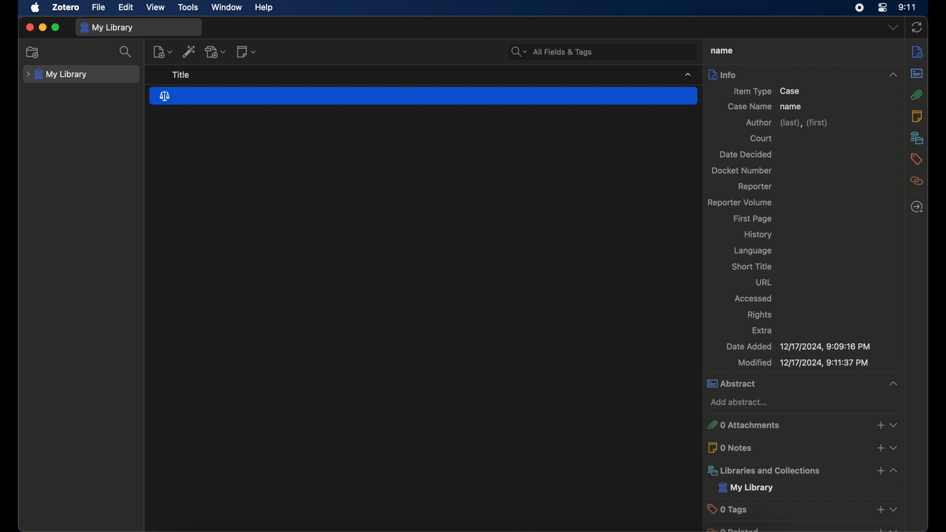 The height and width of the screenshot is (532, 946). What do you see at coordinates (552, 52) in the screenshot?
I see `all fields and tags` at bounding box center [552, 52].